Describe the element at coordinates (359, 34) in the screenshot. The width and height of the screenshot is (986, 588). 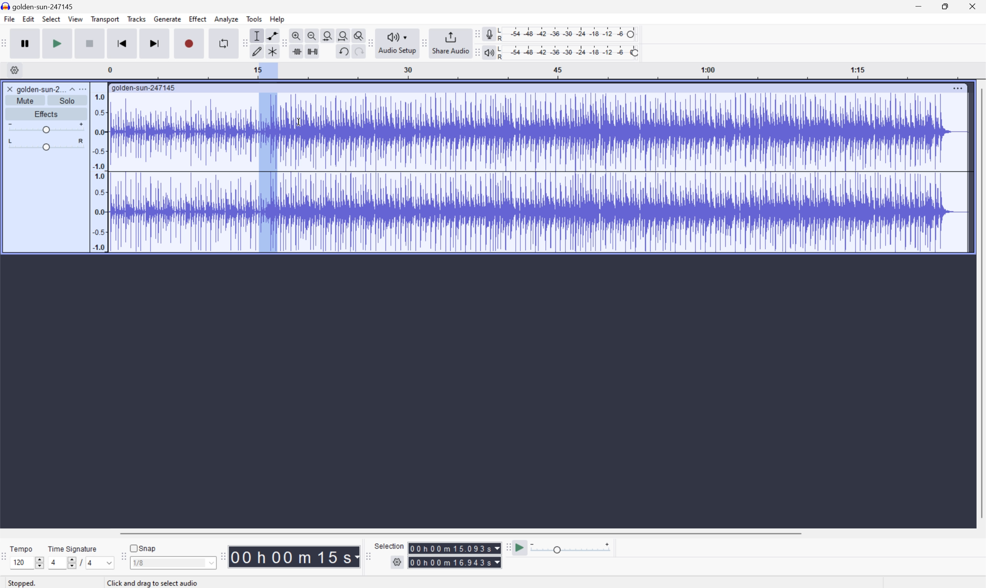
I see `Zoom toggle` at that location.